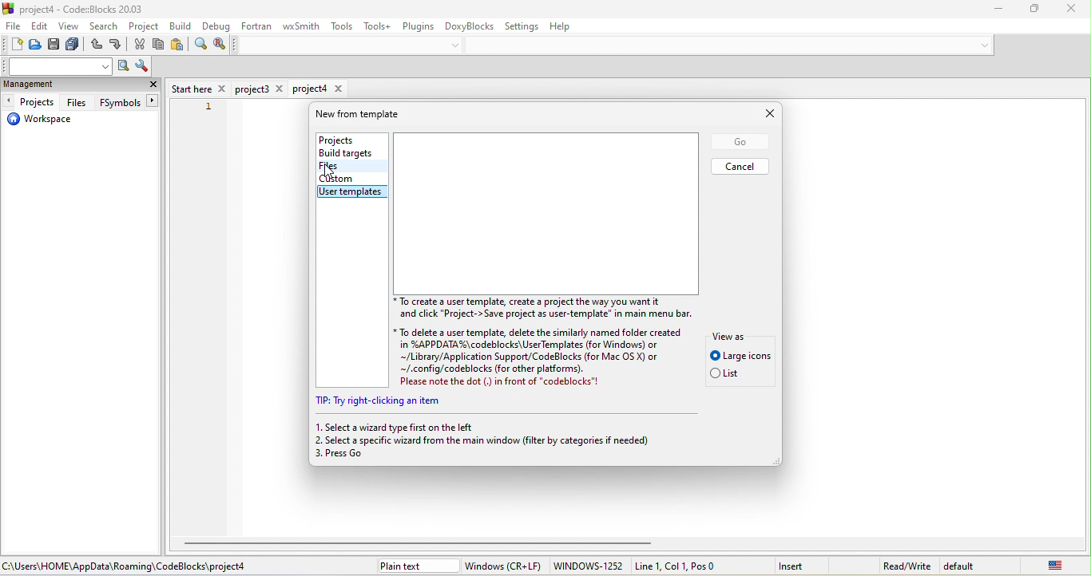 The width and height of the screenshot is (1091, 576). Describe the element at coordinates (141, 67) in the screenshot. I see `show option window` at that location.